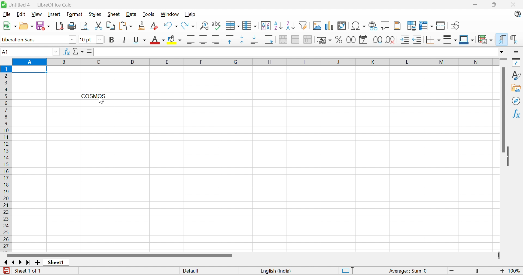 Image resolution: width=523 pixels, height=275 pixels. What do you see at coordinates (502, 52) in the screenshot?
I see `Drop Down` at bounding box center [502, 52].